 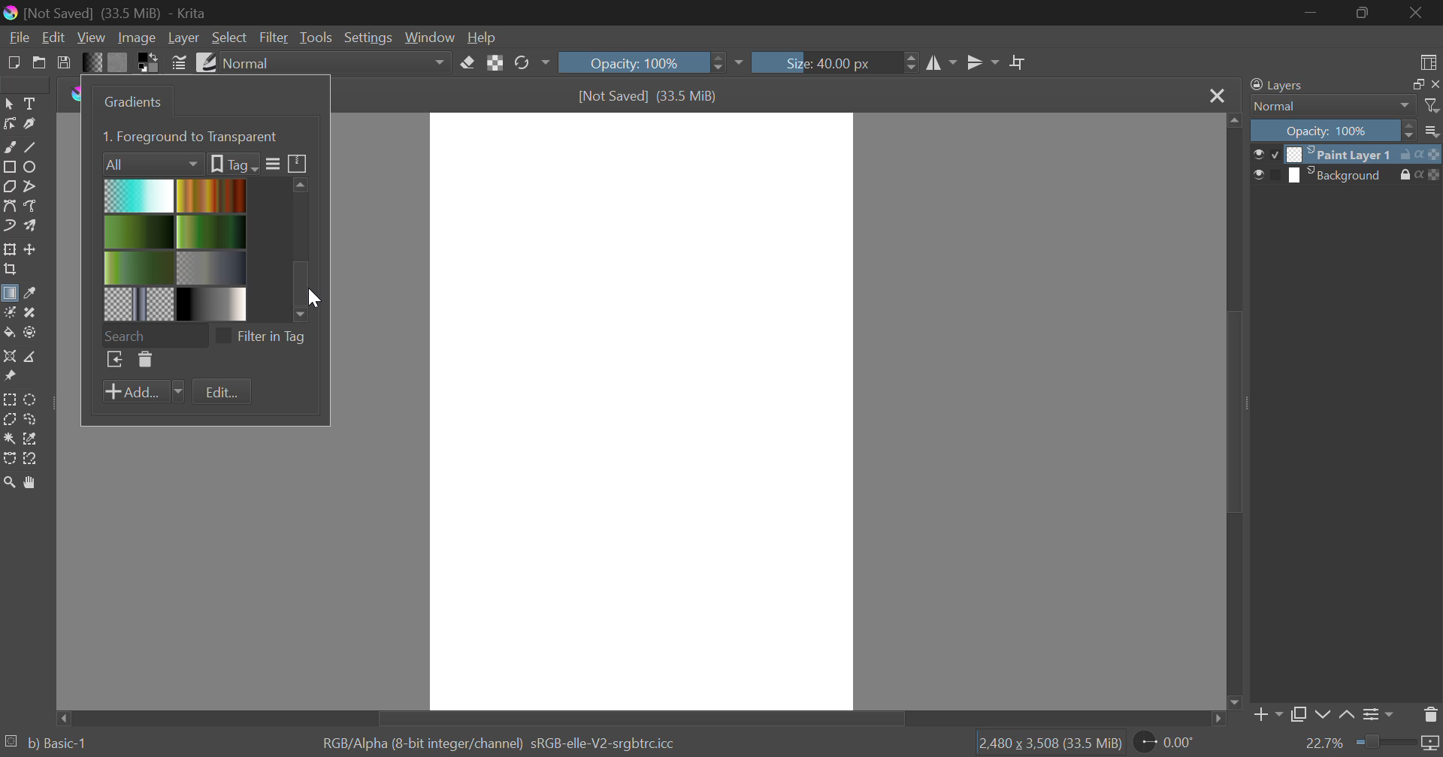 I want to click on preview, so click(x=1266, y=156).